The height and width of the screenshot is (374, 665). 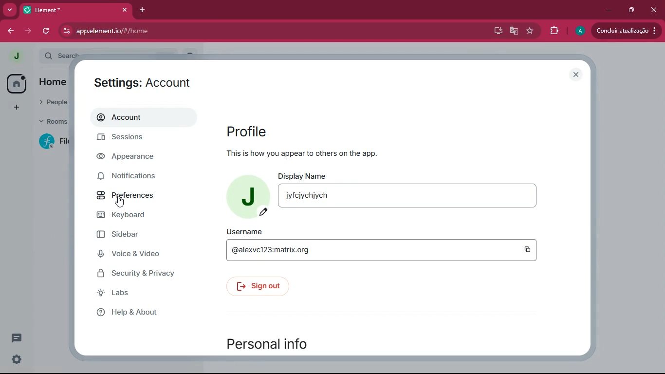 I want to click on rooms, so click(x=52, y=122).